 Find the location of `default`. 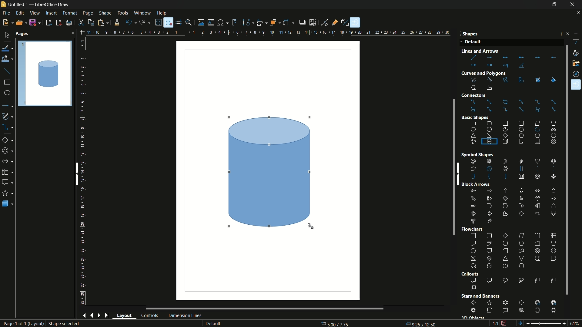

default is located at coordinates (222, 323).